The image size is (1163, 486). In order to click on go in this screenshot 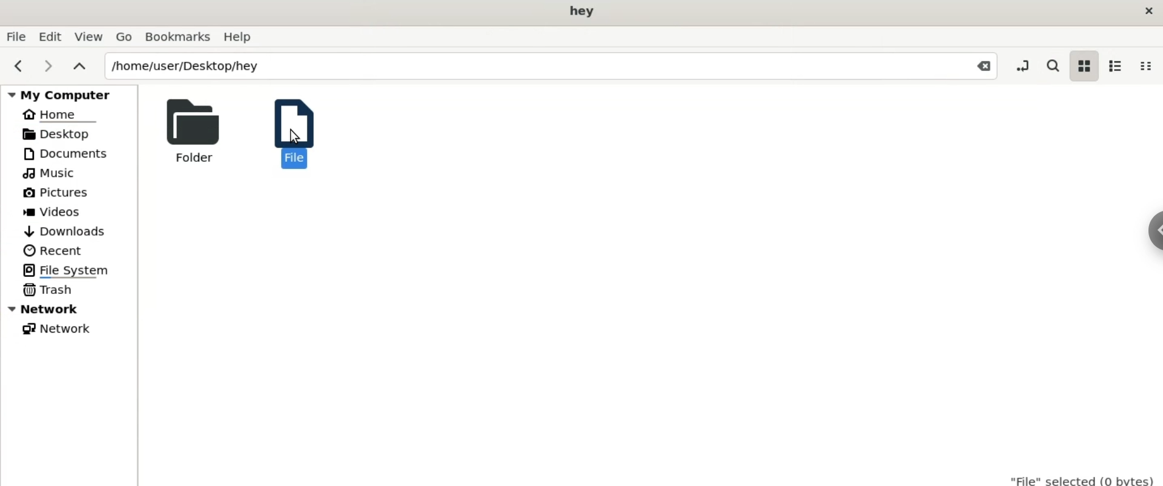, I will do `click(124, 37)`.